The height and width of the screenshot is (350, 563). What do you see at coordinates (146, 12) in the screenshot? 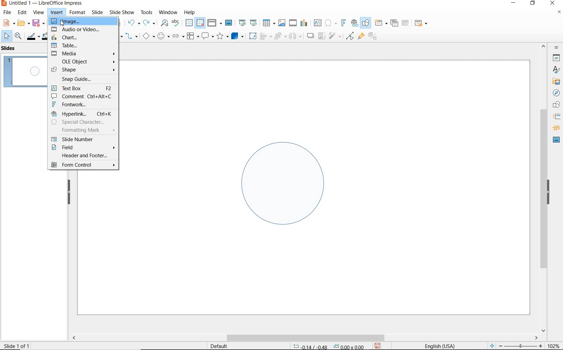
I see `tools` at bounding box center [146, 12].